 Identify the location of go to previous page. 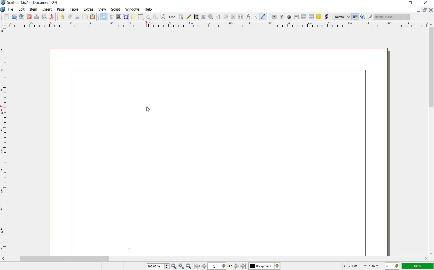
(204, 266).